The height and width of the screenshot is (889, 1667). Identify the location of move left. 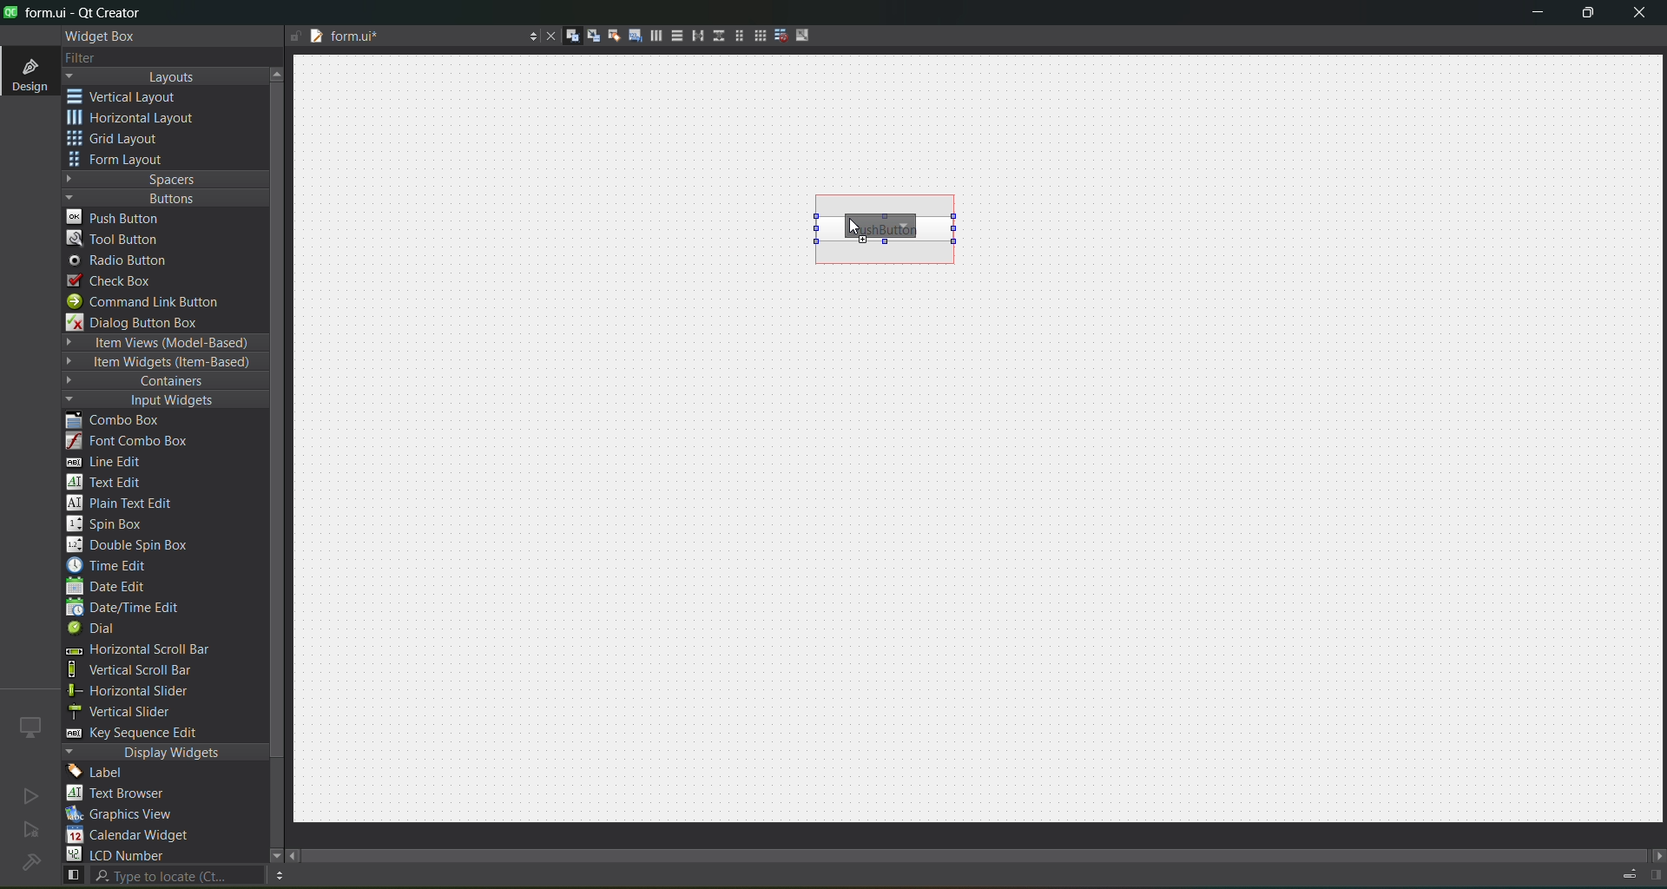
(295, 857).